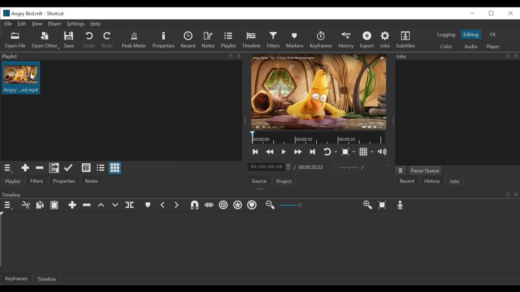  Describe the element at coordinates (22, 24) in the screenshot. I see `Edit` at that location.